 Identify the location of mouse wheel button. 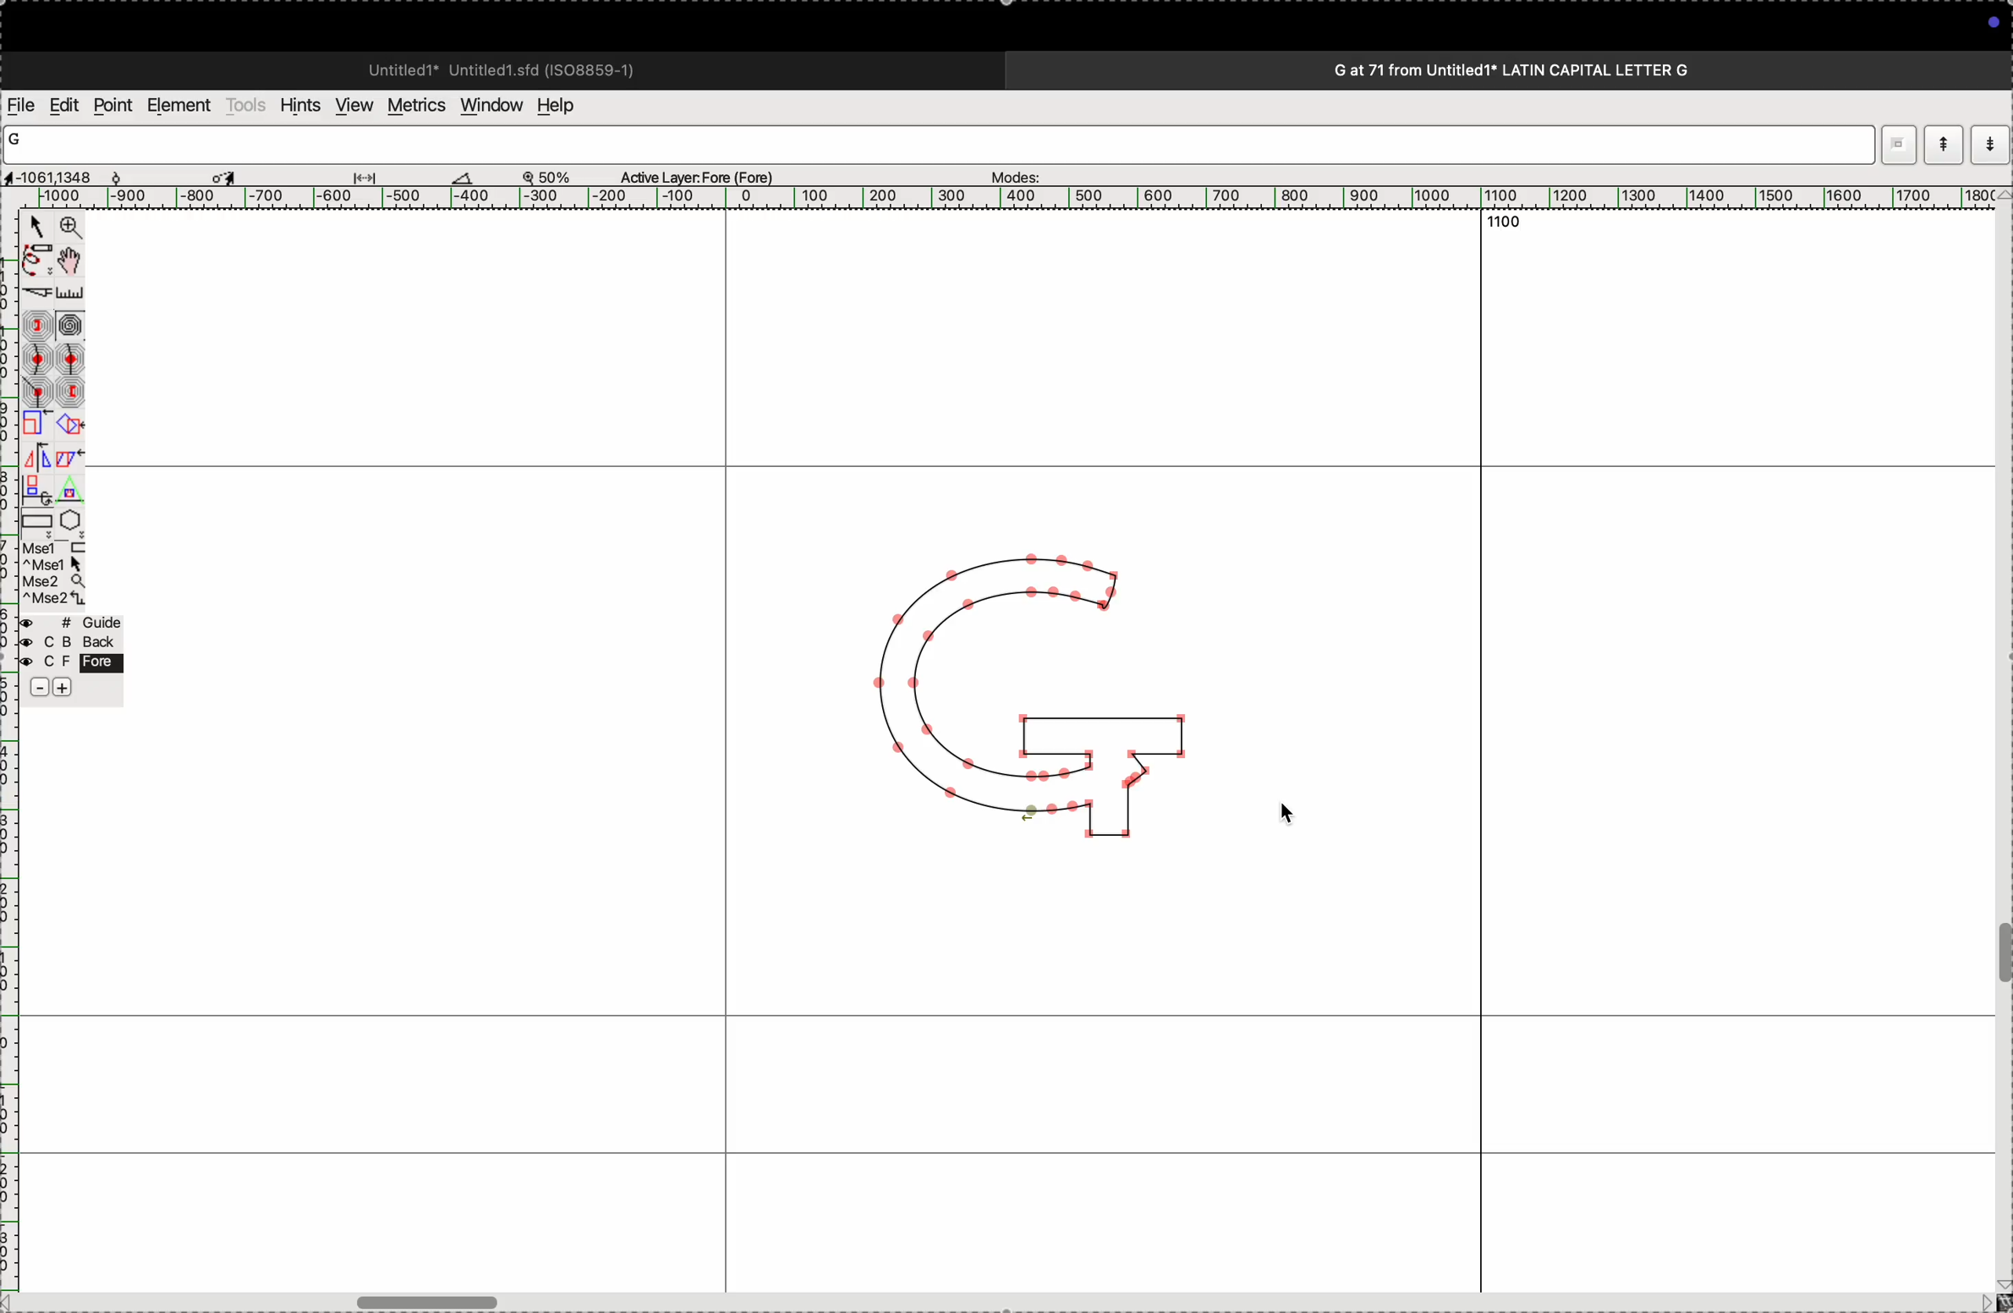
(55, 582).